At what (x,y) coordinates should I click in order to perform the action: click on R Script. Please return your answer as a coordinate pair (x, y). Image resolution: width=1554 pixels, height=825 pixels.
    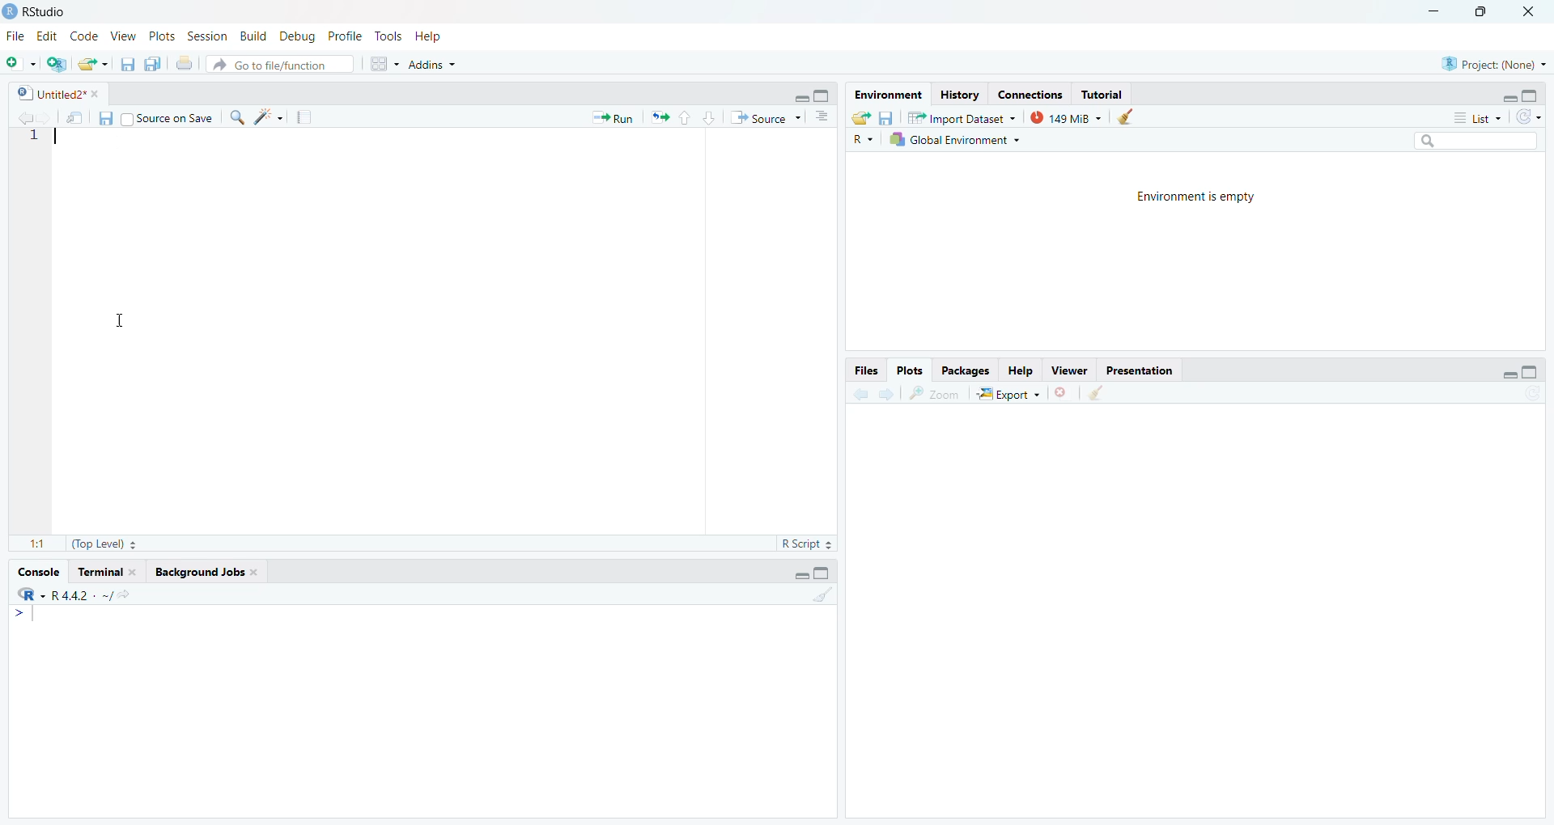
    Looking at the image, I should click on (800, 544).